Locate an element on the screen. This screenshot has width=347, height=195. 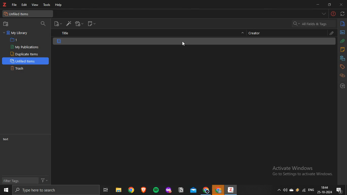
help is located at coordinates (58, 5).